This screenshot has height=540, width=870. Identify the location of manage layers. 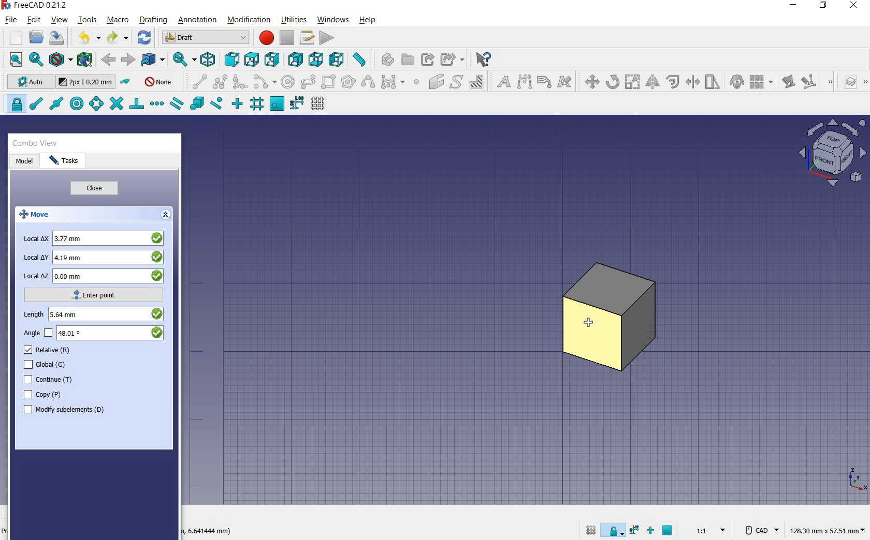
(851, 83).